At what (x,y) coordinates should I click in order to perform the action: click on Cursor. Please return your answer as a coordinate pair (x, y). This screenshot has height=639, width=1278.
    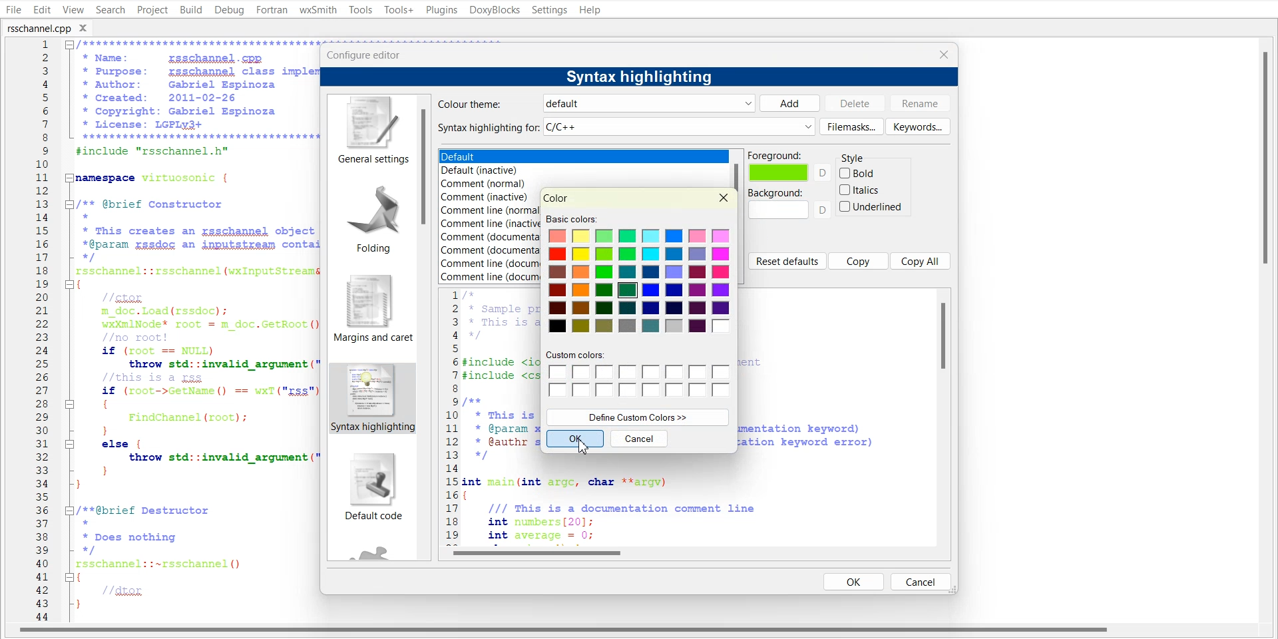
    Looking at the image, I should click on (586, 446).